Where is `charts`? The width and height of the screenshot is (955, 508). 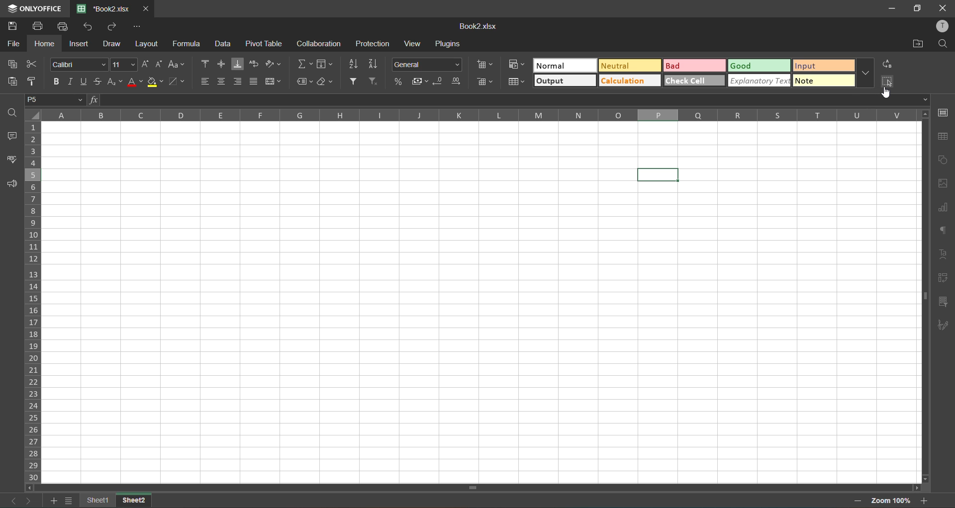 charts is located at coordinates (944, 208).